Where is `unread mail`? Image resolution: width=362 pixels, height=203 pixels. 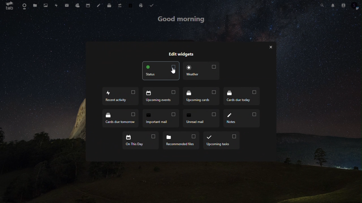 unread mail is located at coordinates (202, 118).